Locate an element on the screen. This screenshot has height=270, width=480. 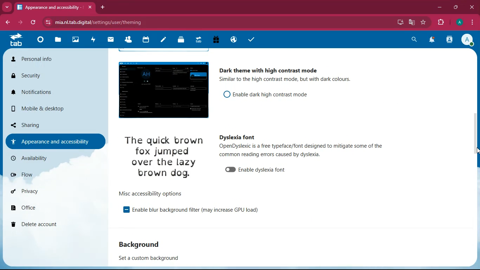
cursor is located at coordinates (476, 152).